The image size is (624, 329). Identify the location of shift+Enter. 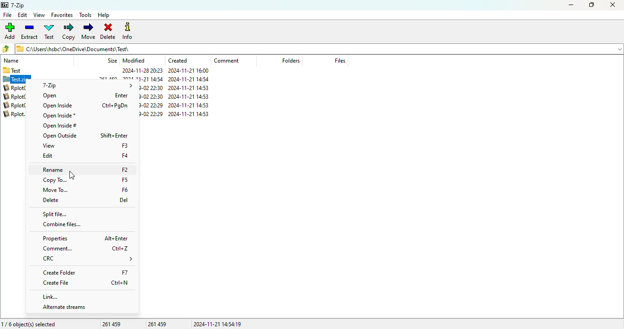
(115, 136).